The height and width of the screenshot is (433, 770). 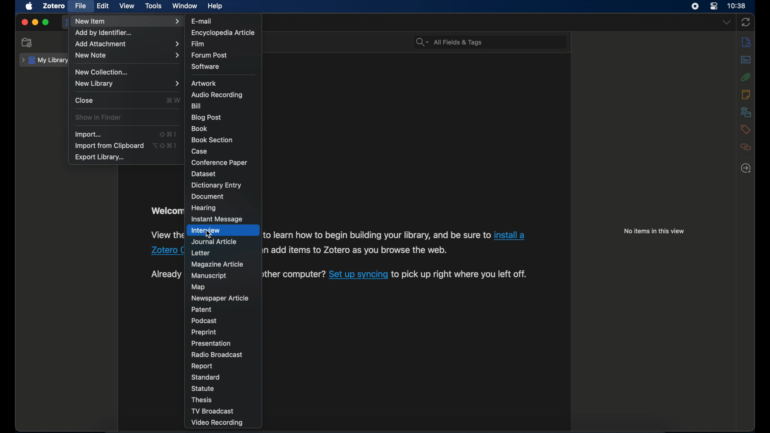 What do you see at coordinates (104, 33) in the screenshot?
I see `add by identifier` at bounding box center [104, 33].